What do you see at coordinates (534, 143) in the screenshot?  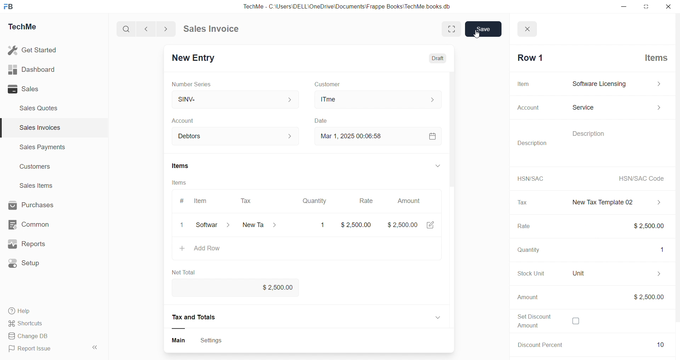 I see `Description` at bounding box center [534, 143].